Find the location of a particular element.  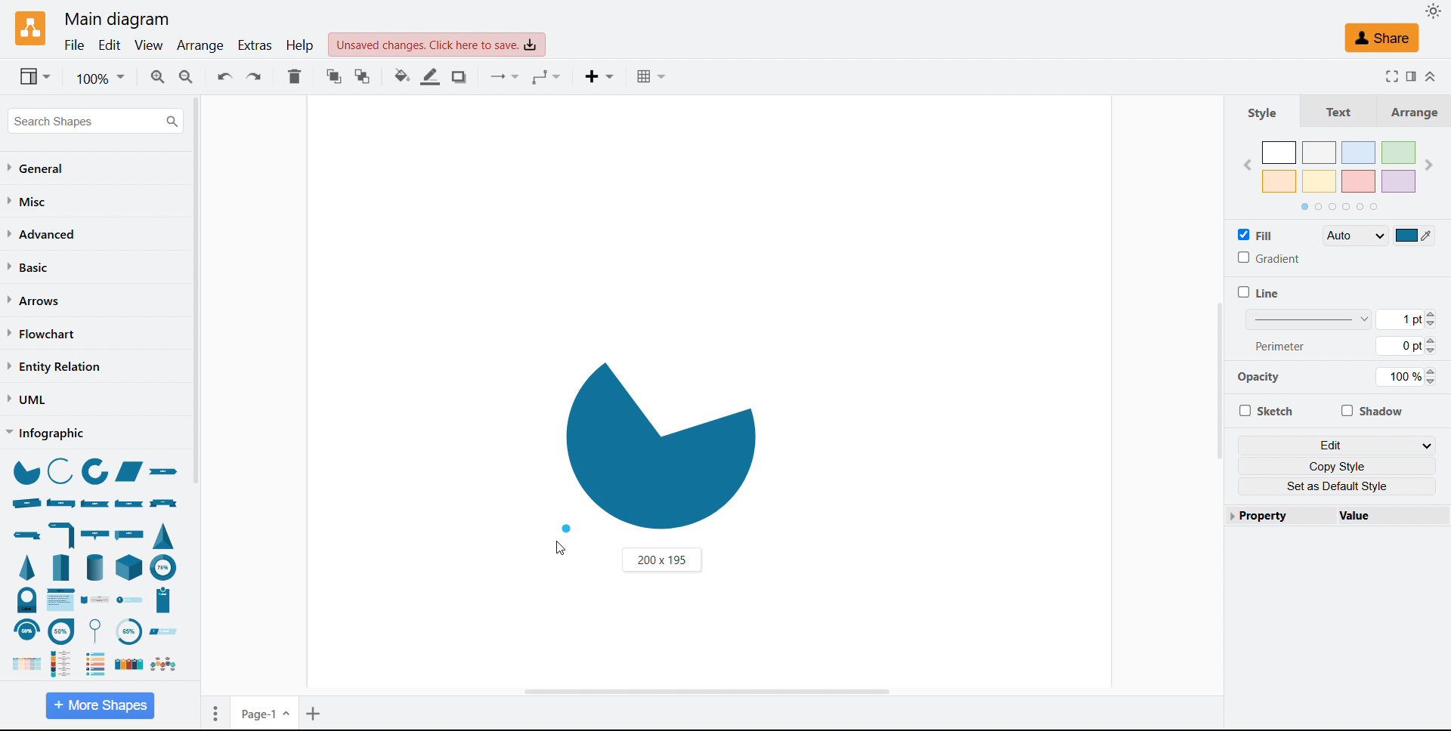

Search shapes  is located at coordinates (95, 121).